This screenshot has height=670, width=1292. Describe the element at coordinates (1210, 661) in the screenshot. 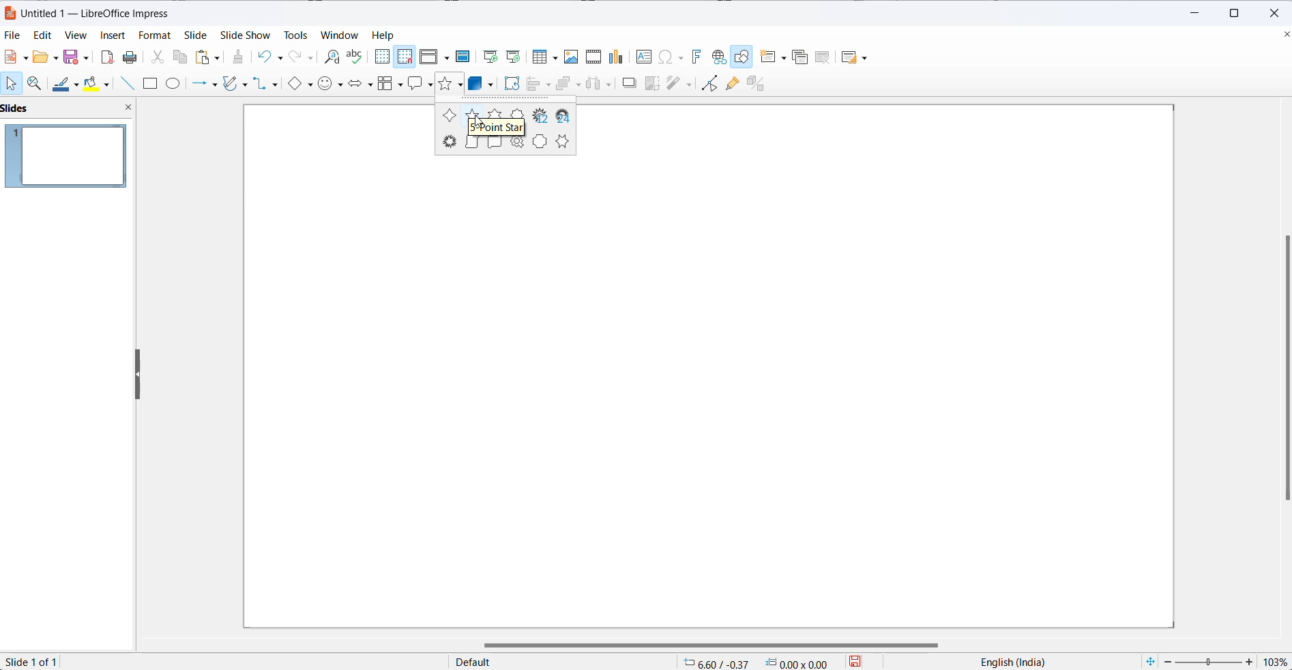

I see `zoom slider` at that location.